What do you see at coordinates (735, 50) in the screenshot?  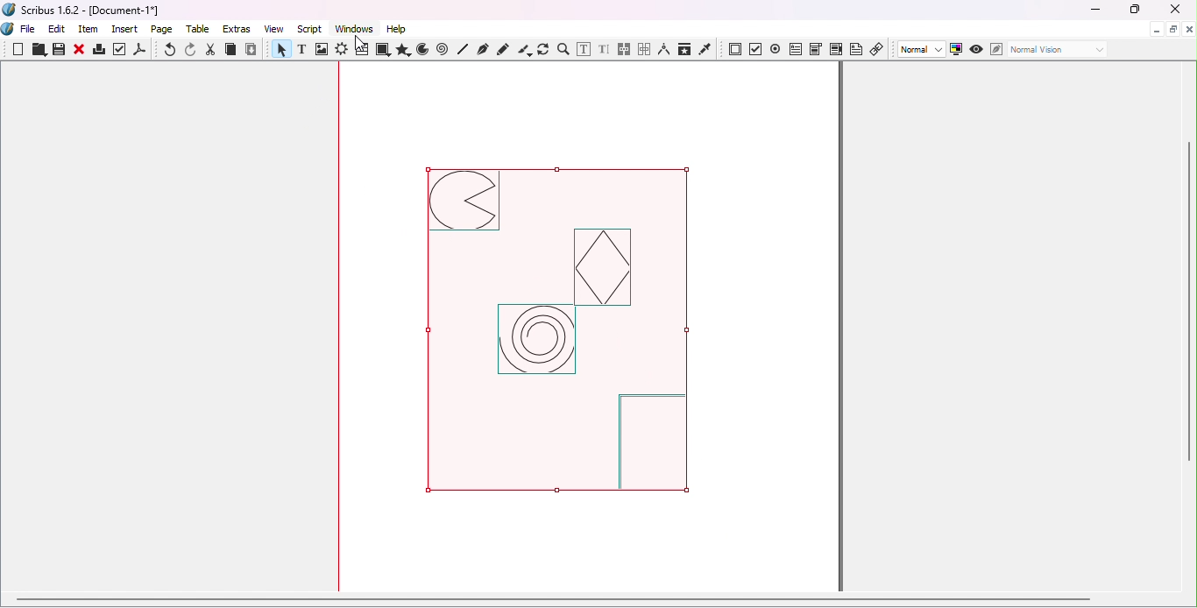 I see `PDF push button` at bounding box center [735, 50].